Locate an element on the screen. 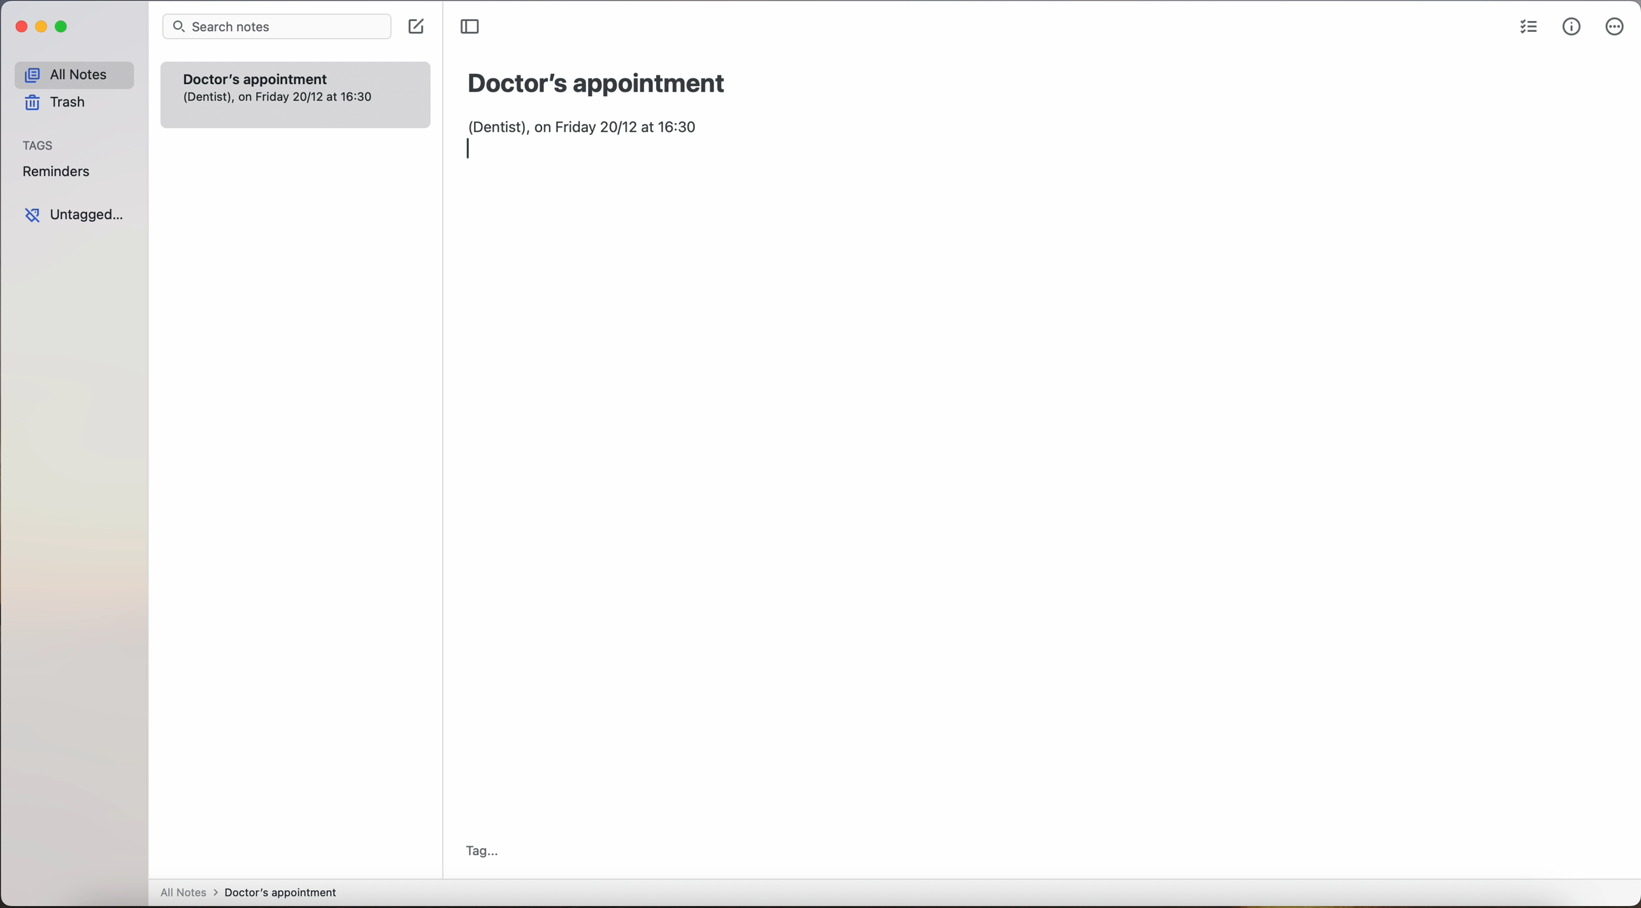  check list is located at coordinates (1525, 28).